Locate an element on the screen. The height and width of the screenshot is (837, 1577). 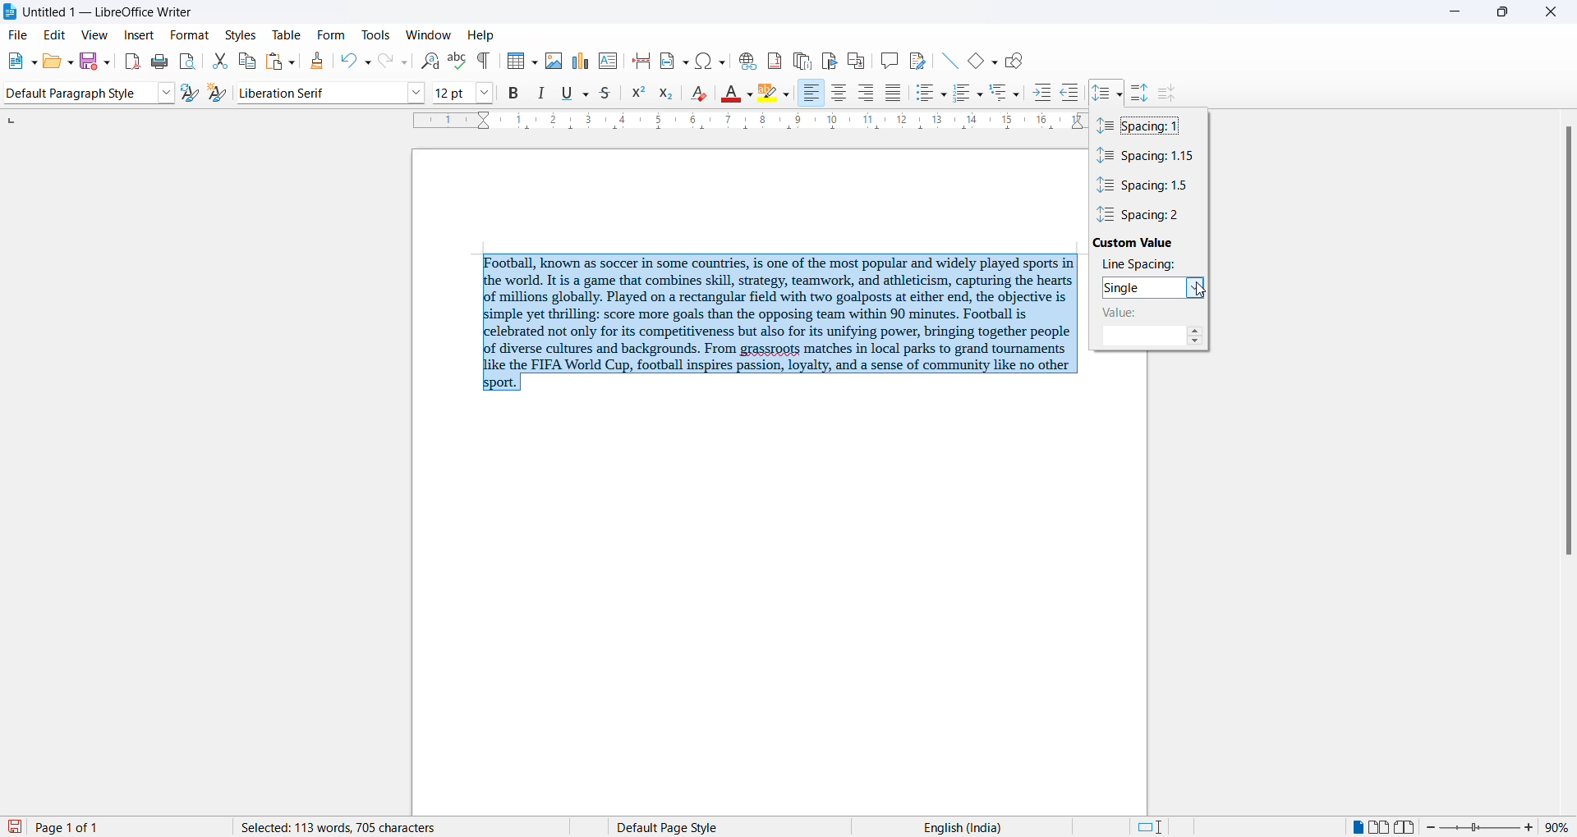
toggle formatting marks is located at coordinates (485, 62).